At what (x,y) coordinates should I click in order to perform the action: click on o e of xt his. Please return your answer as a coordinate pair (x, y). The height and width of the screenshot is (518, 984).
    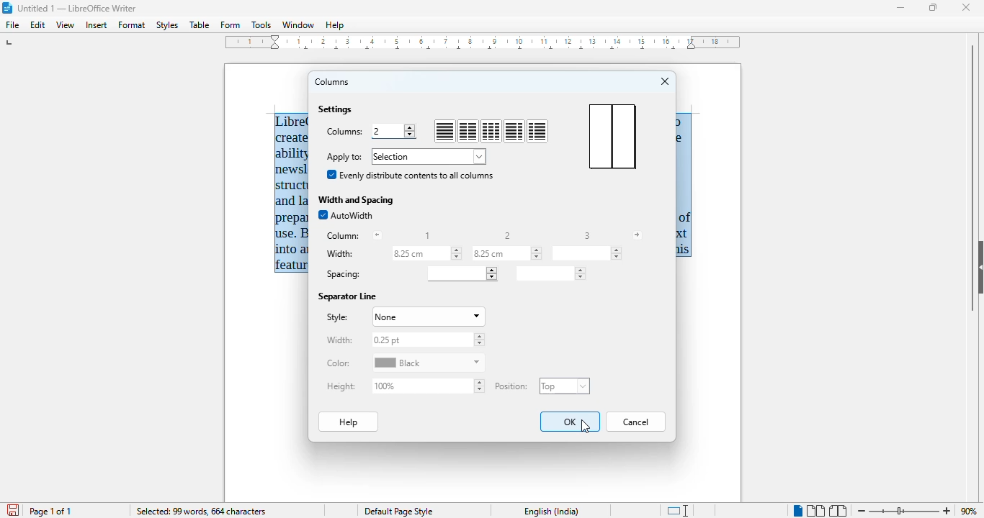
    Looking at the image, I should click on (684, 186).